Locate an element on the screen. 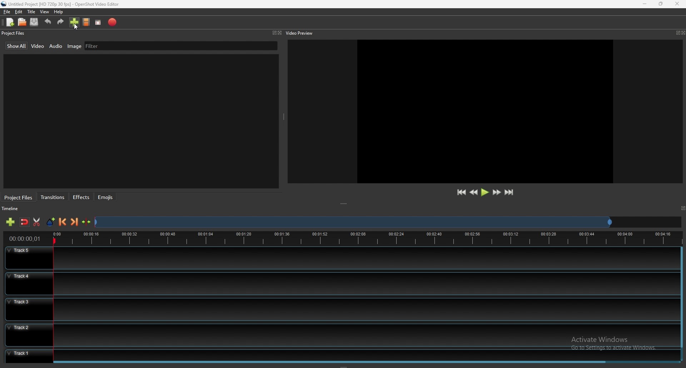 The width and height of the screenshot is (686, 368). project files is located at coordinates (19, 198).